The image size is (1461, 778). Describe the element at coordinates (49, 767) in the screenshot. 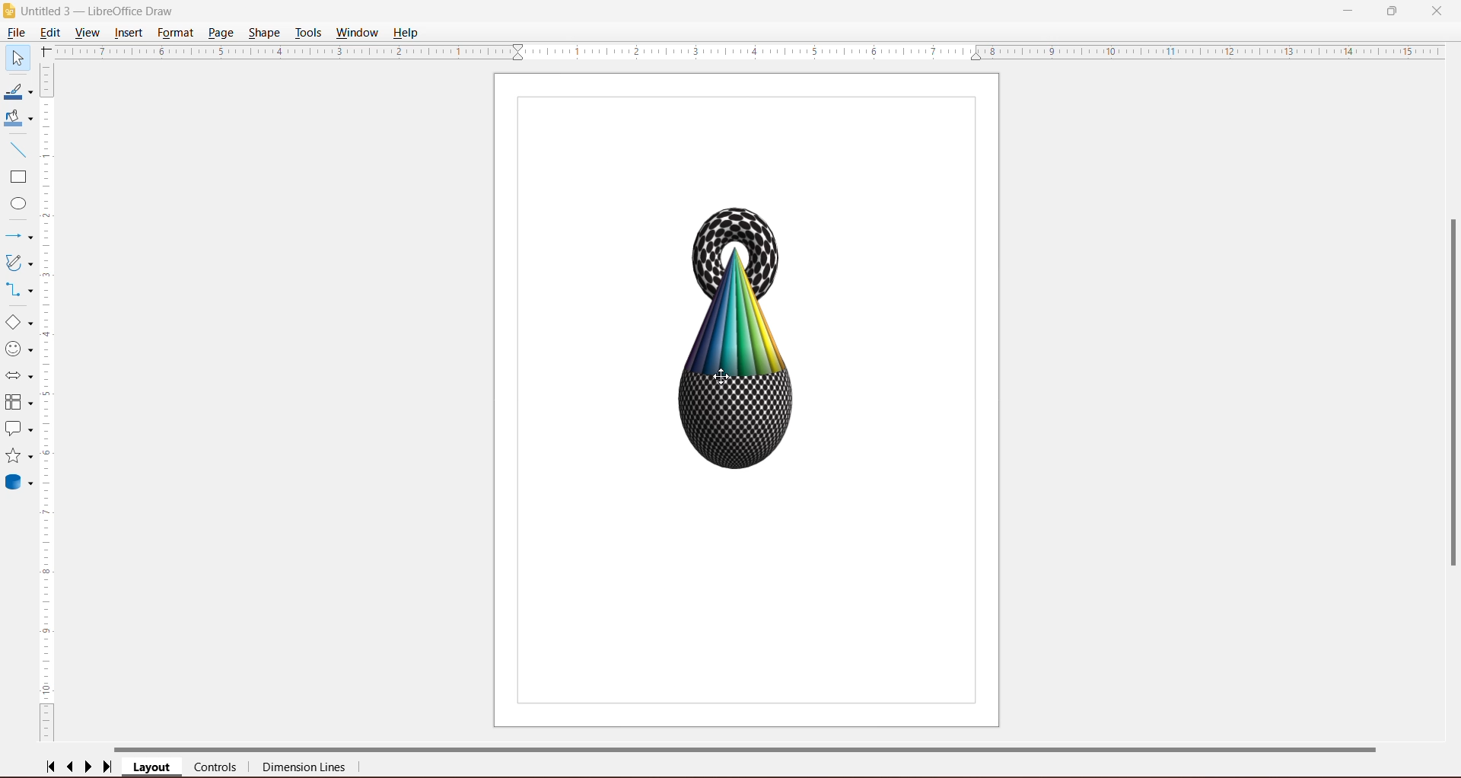

I see `` at that location.